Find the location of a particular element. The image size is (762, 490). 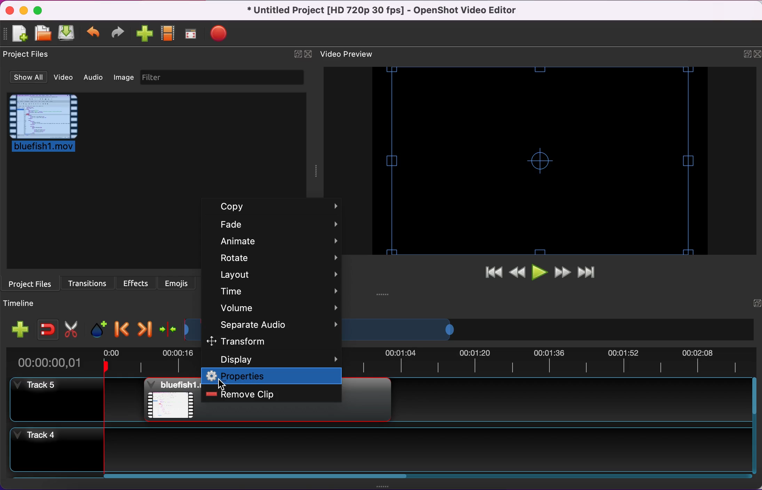

Cursor is located at coordinates (222, 384).